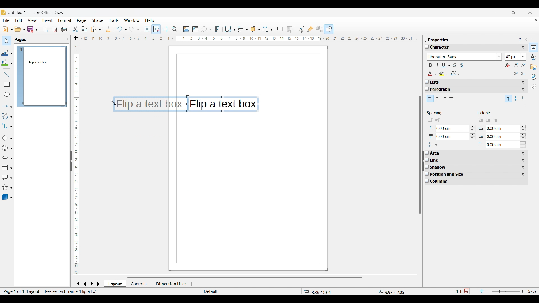 The height and width of the screenshot is (303, 539). What do you see at coordinates (449, 174) in the screenshot?
I see `Position and size property` at bounding box center [449, 174].